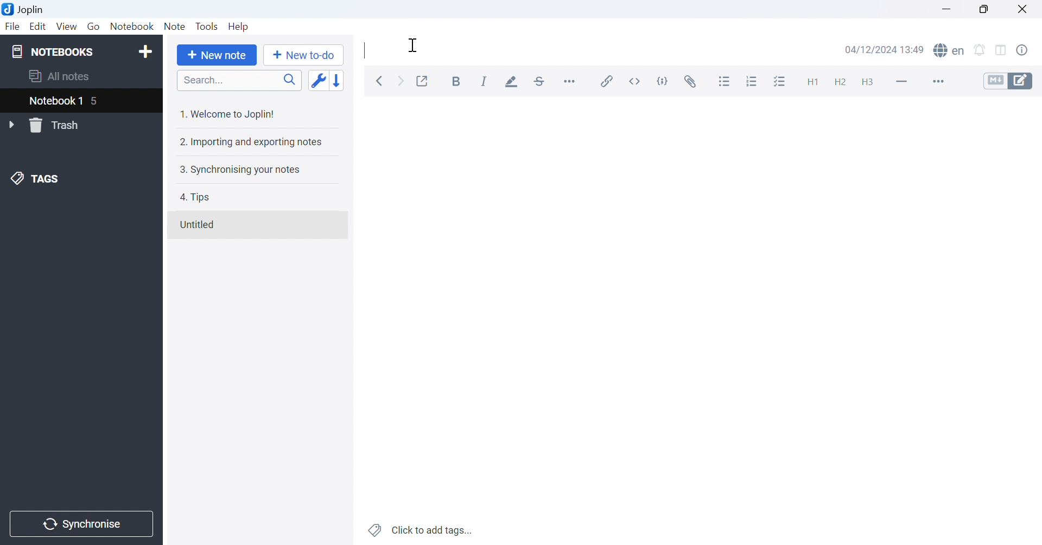  Describe the element at coordinates (1001, 50) in the screenshot. I see `Toggle editor layout` at that location.